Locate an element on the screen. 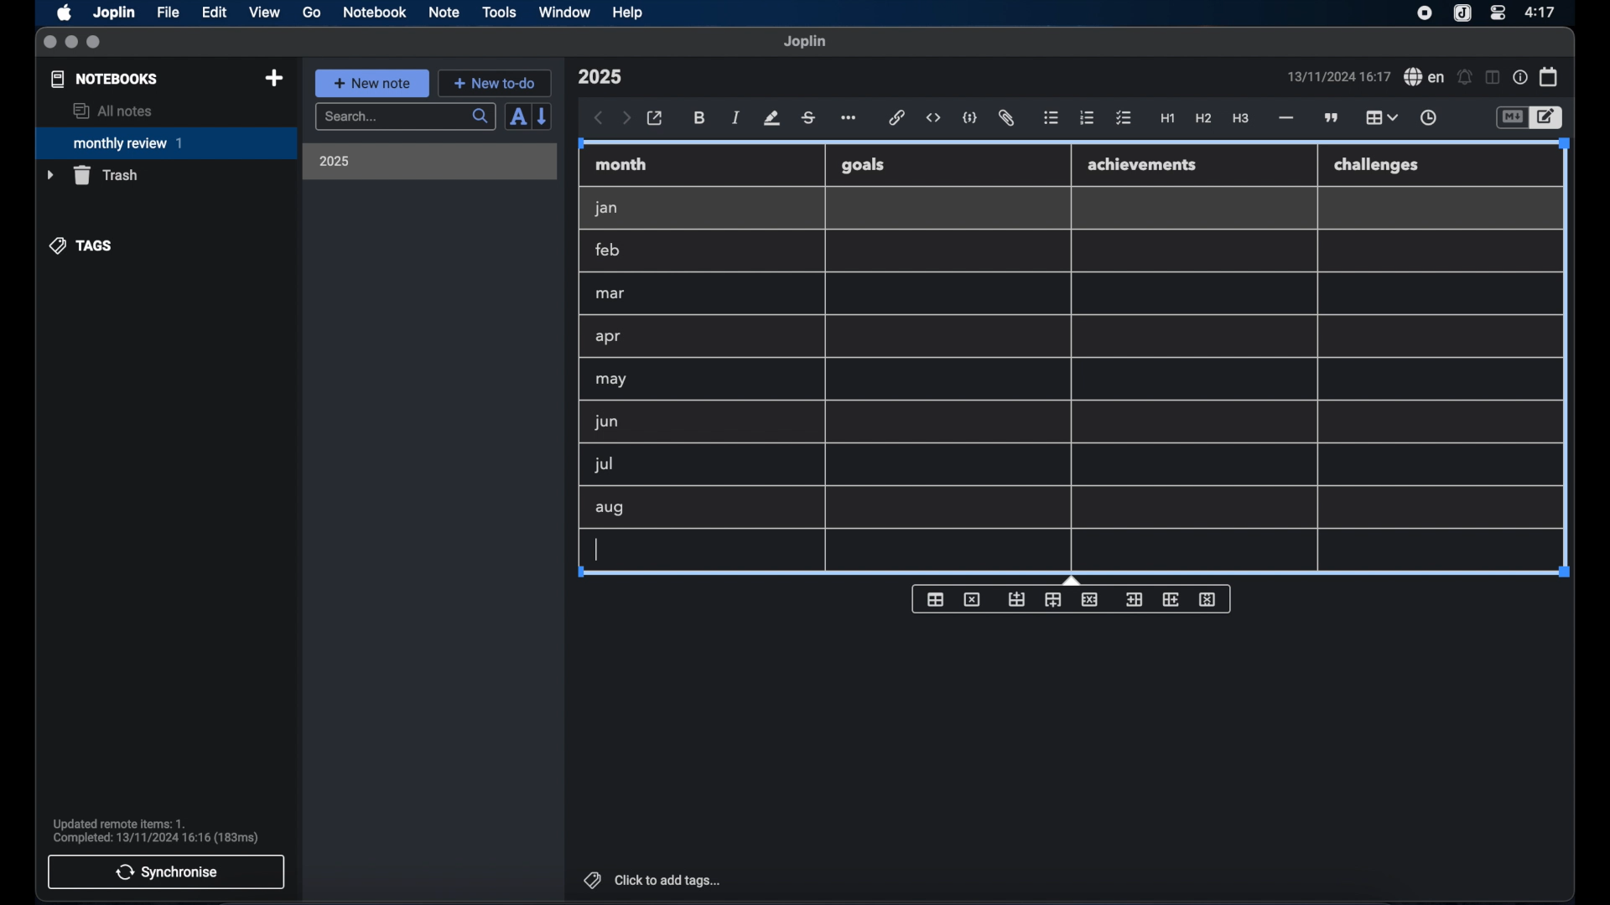 Image resolution: width=1610 pixels, height=905 pixels. tools is located at coordinates (499, 12).